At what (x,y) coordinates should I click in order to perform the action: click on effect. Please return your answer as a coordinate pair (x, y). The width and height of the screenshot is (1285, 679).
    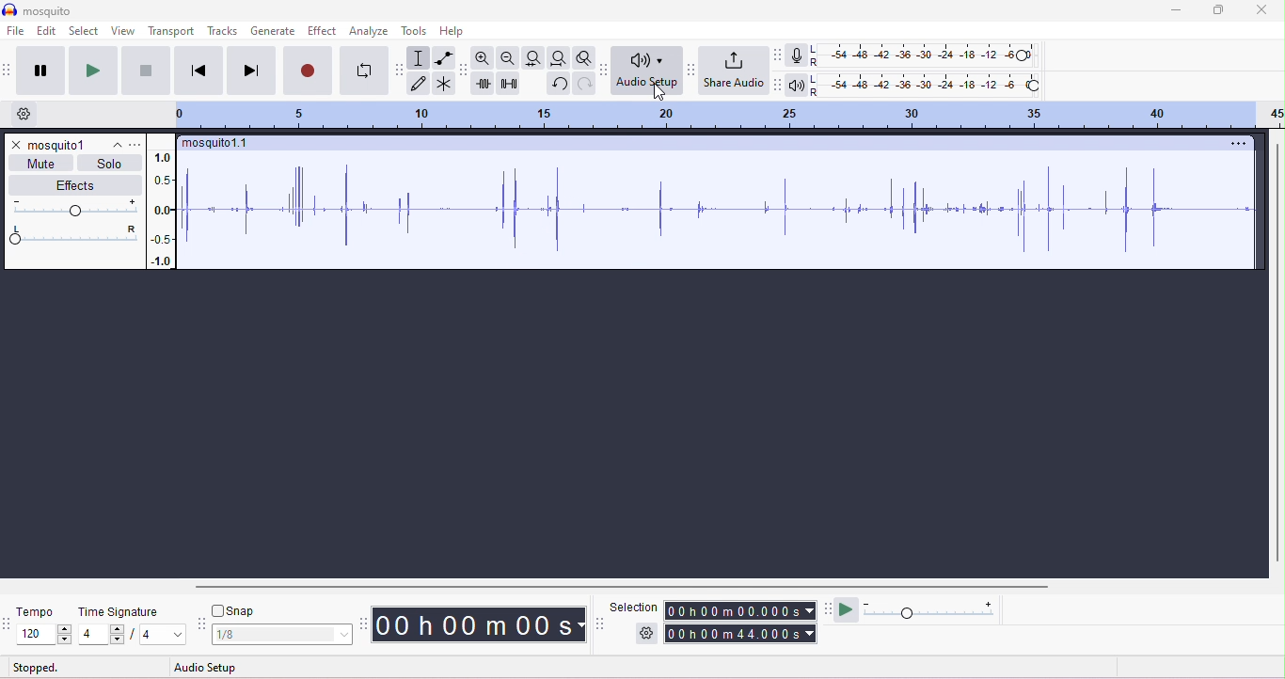
    Looking at the image, I should click on (323, 31).